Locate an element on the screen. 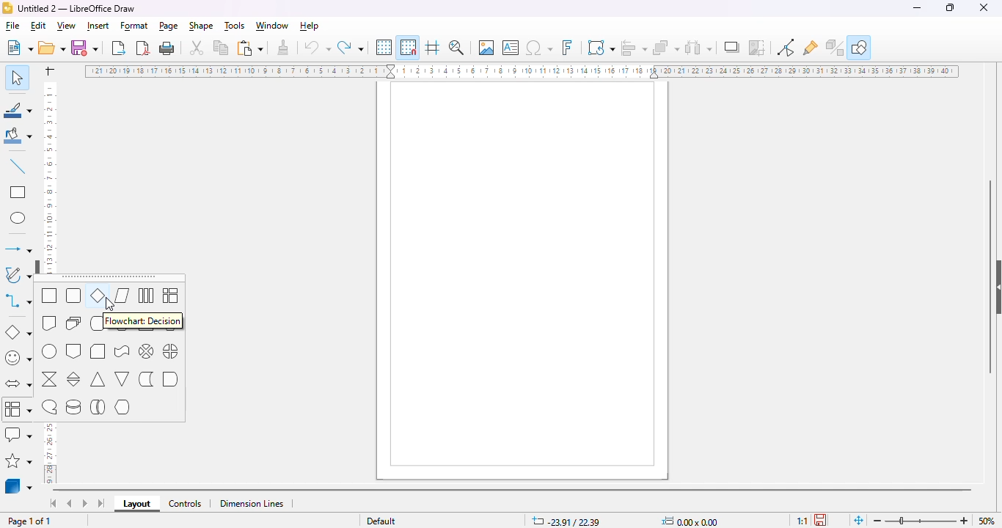 This screenshot has width=1002, height=528. flowchart: connector is located at coordinates (49, 352).